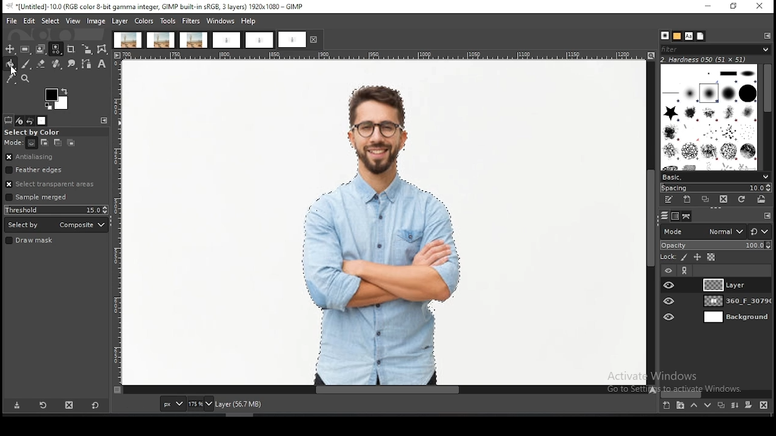  What do you see at coordinates (57, 143) in the screenshot?
I see `subtract from the current selection` at bounding box center [57, 143].